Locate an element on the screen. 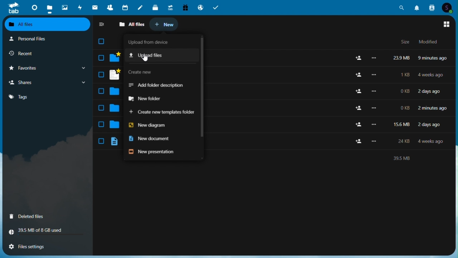  New is located at coordinates (165, 24).